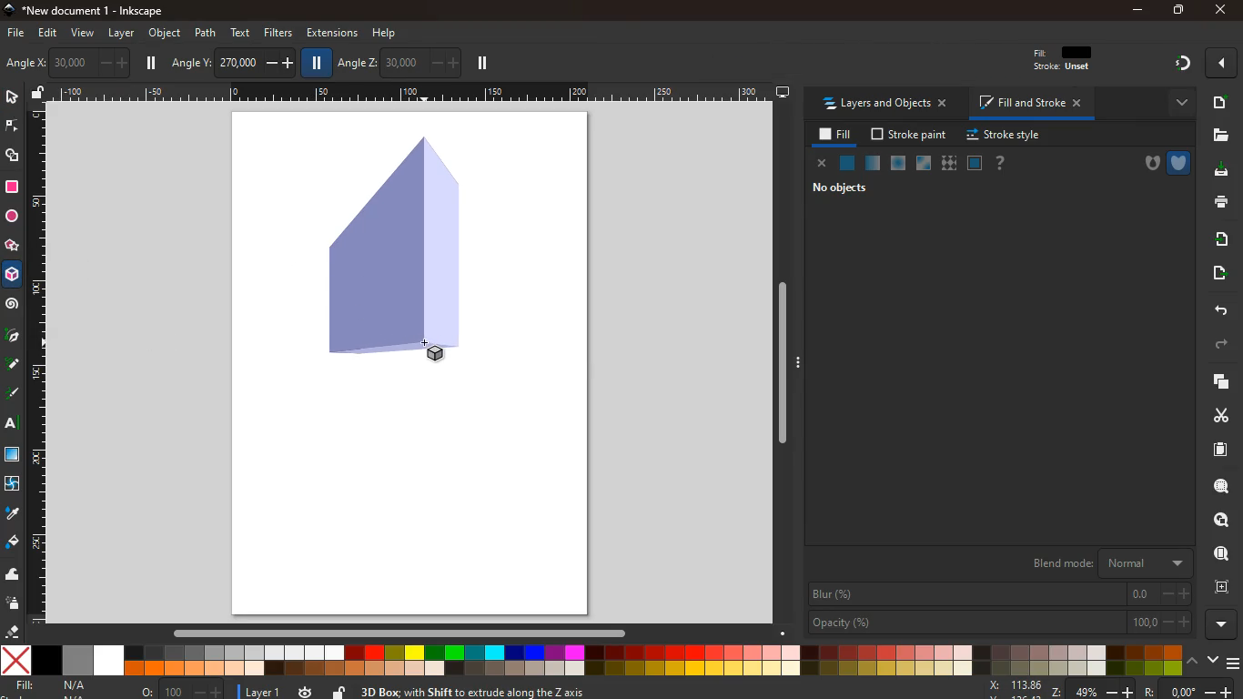  What do you see at coordinates (890, 105) in the screenshot?
I see `layers and objects` at bounding box center [890, 105].